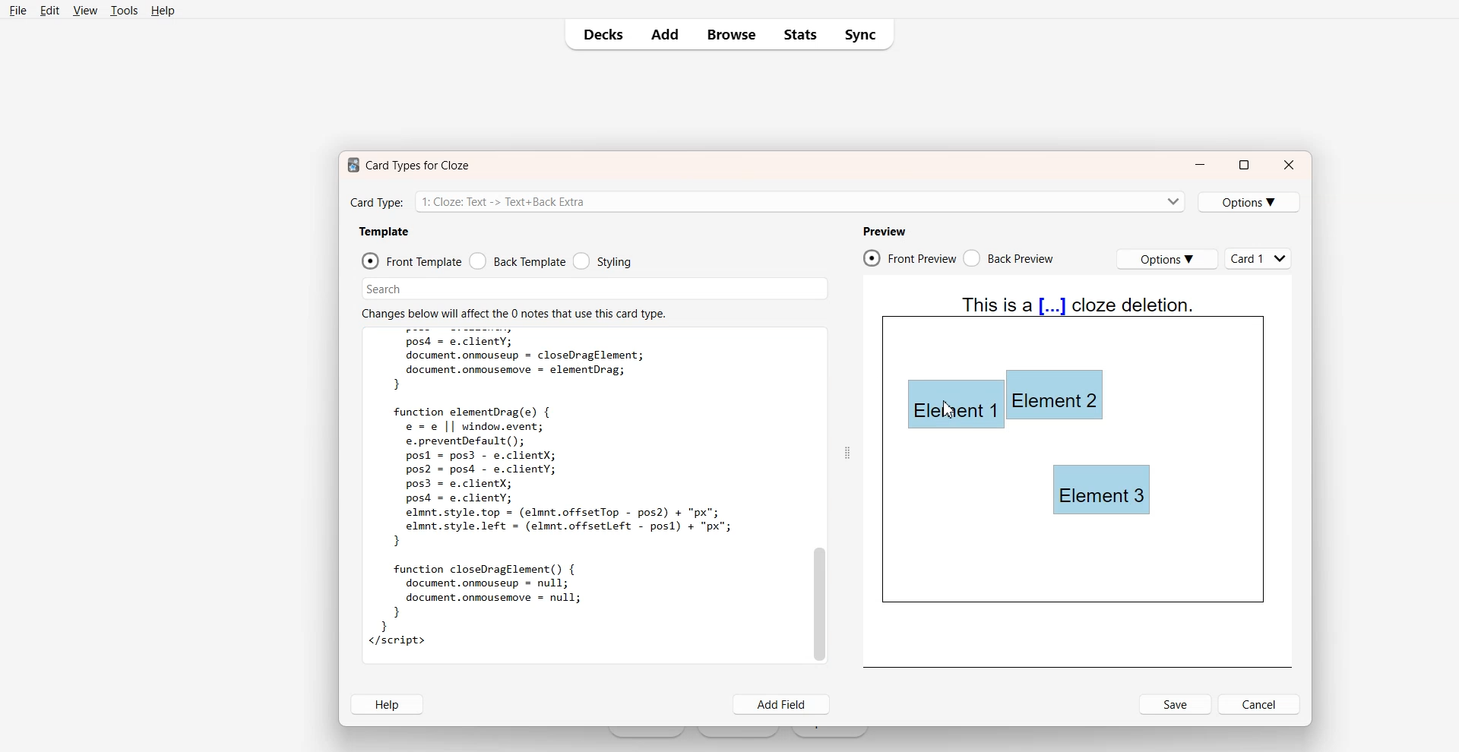  I want to click on Tools, so click(123, 11).